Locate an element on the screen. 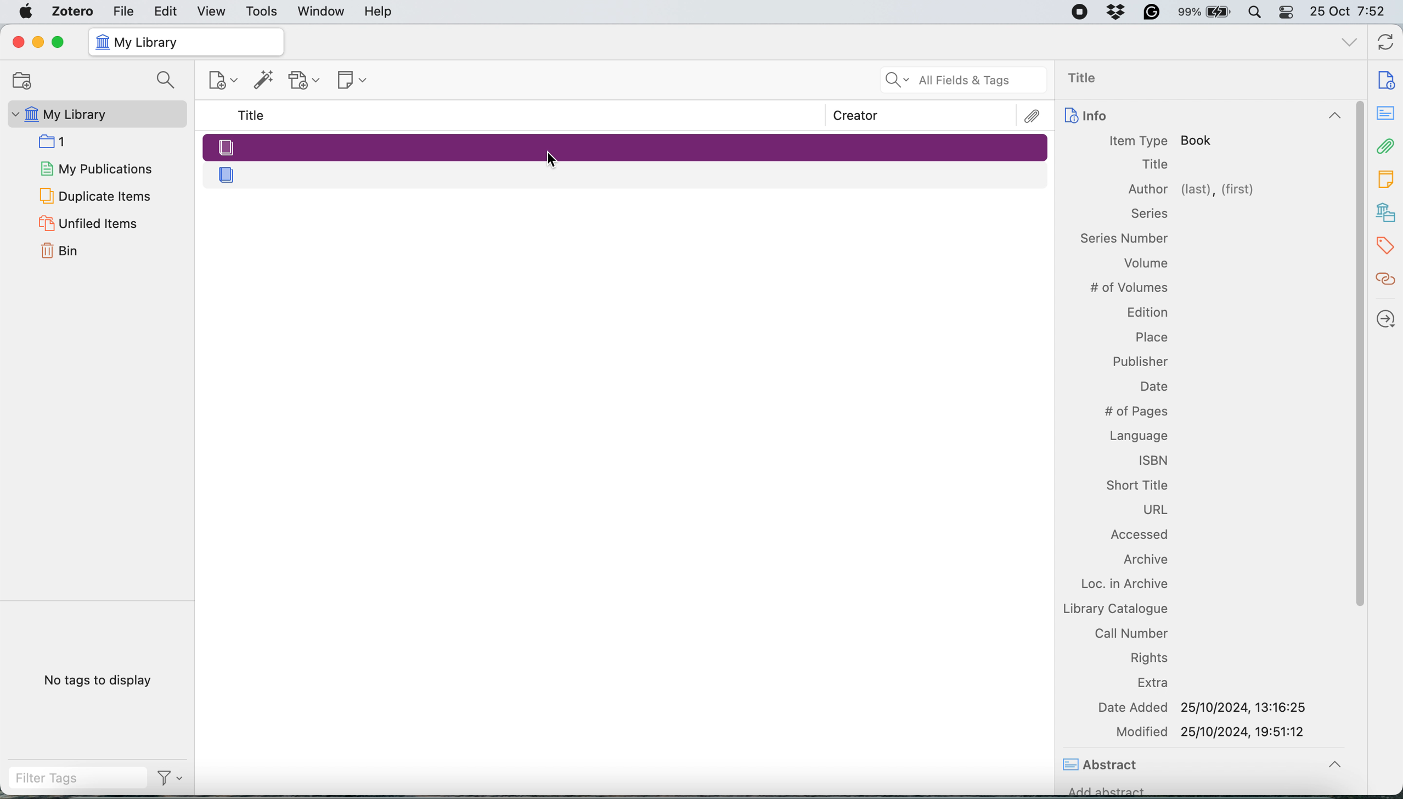 The image size is (1403, 799). Notes is located at coordinates (1387, 176).